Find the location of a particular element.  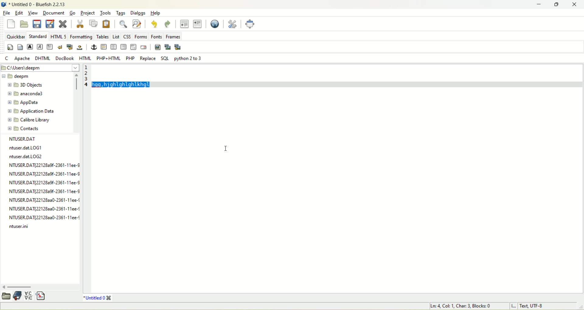

folder name is located at coordinates (30, 128).